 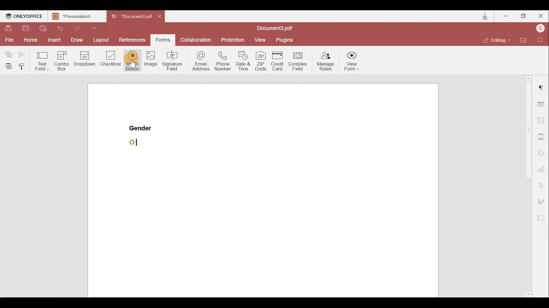 I want to click on Combo box, so click(x=60, y=60).